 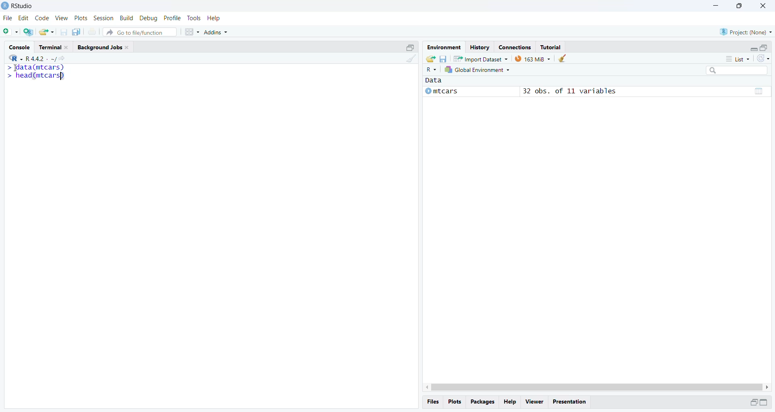 What do you see at coordinates (597, 387) in the screenshot?
I see `scrollbar` at bounding box center [597, 387].